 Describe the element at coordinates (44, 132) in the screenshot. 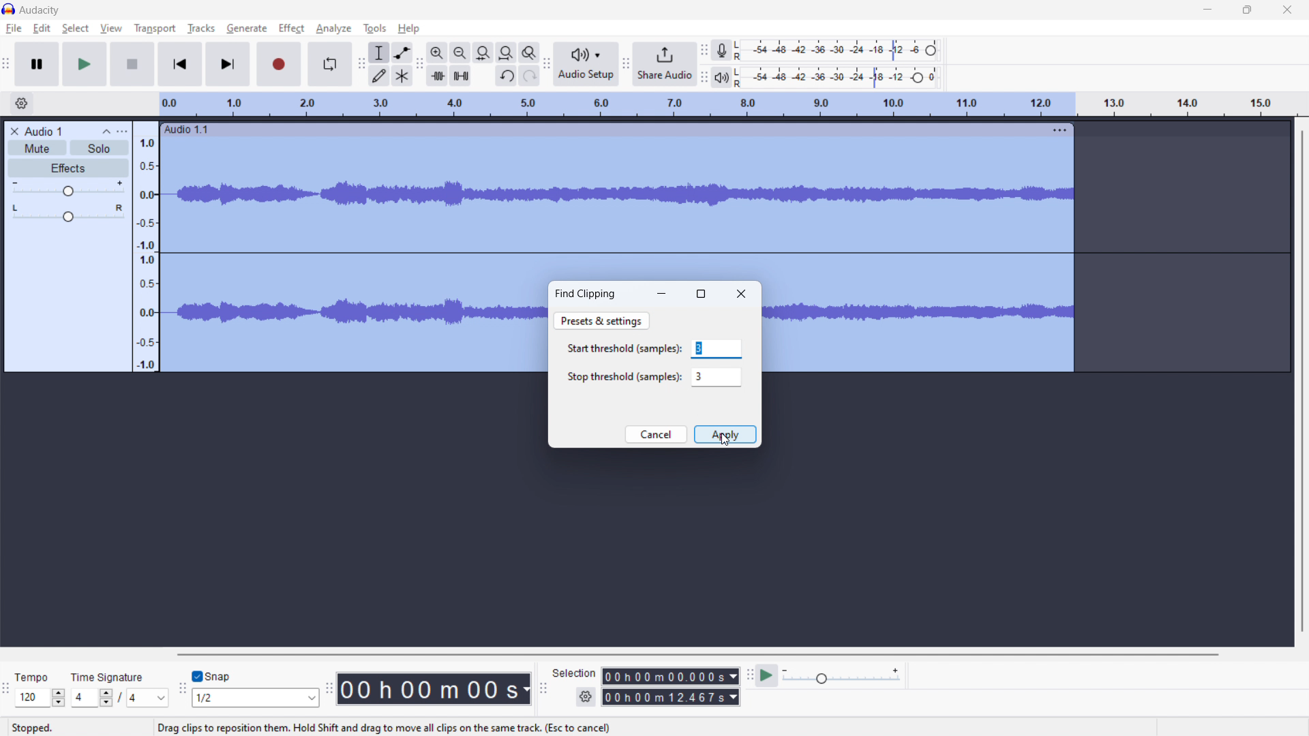

I see `recording title` at that location.